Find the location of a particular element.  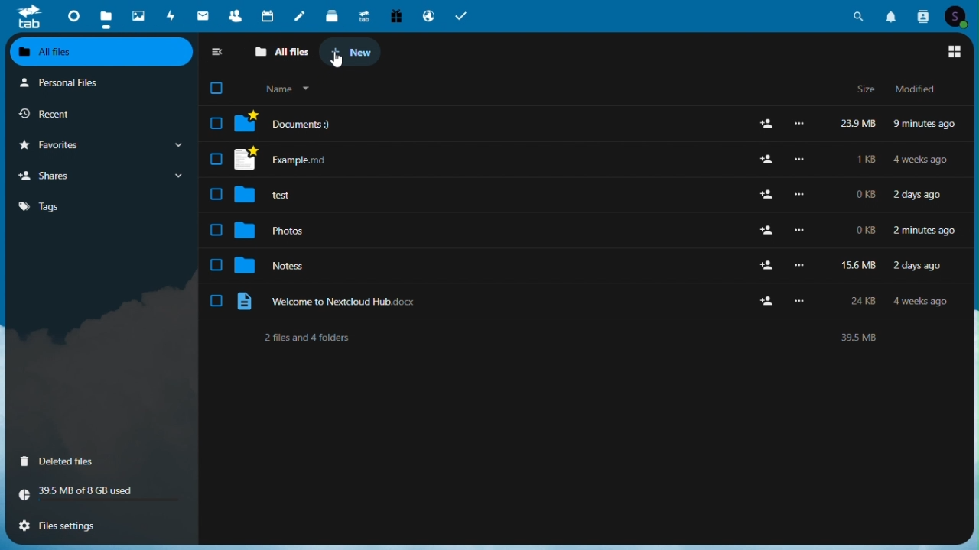

File settings is located at coordinates (93, 526).